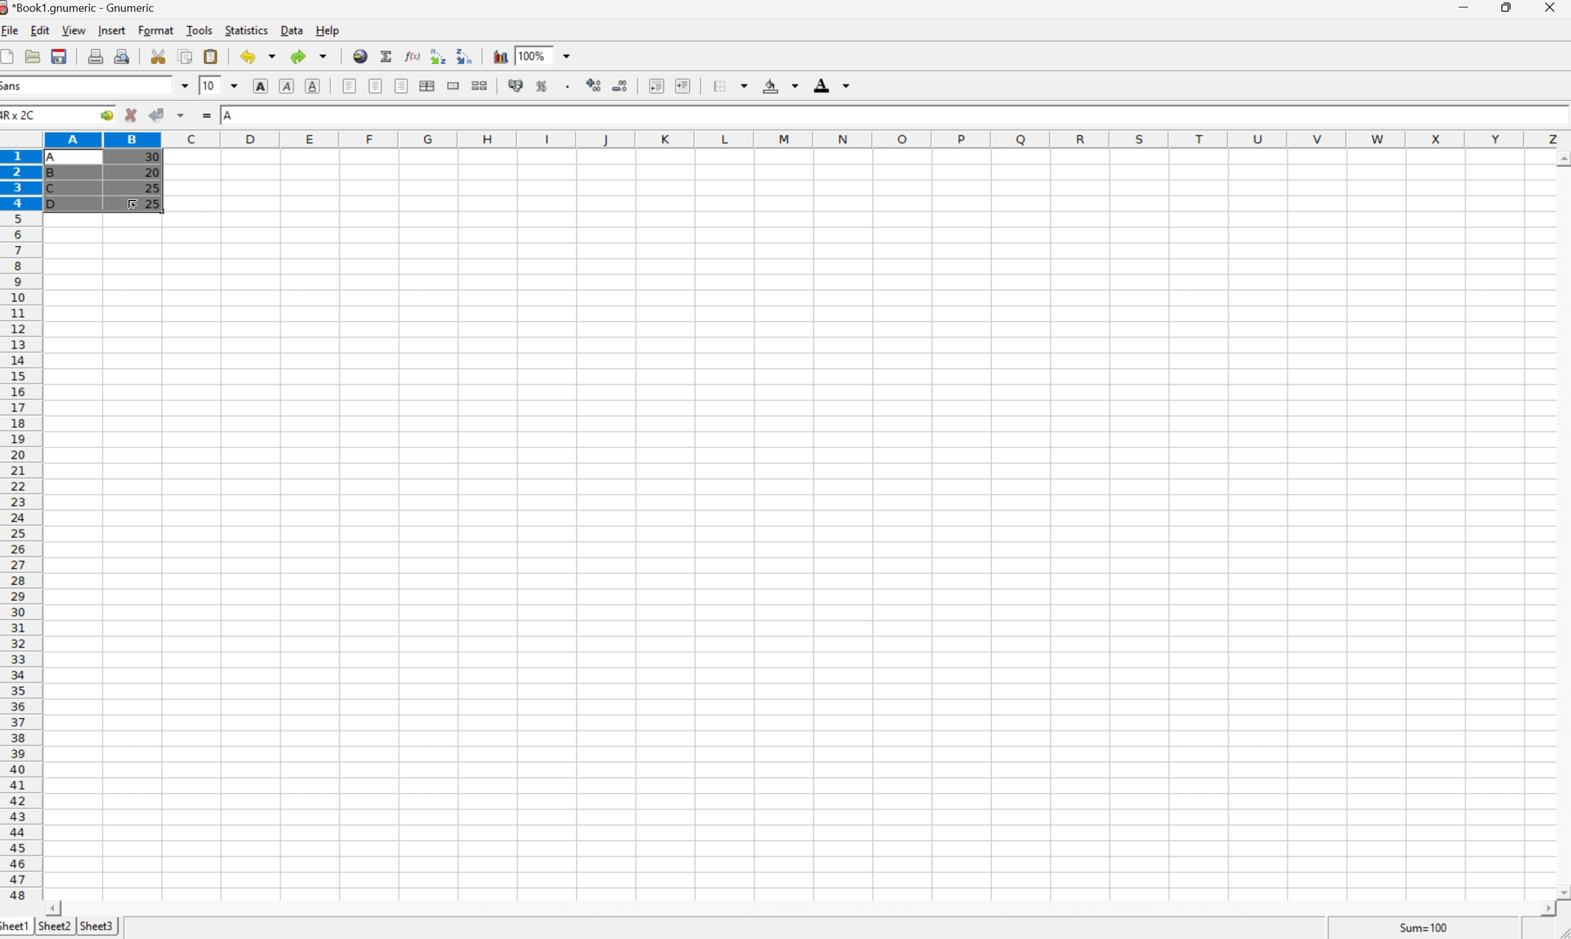 Image resolution: width=1571 pixels, height=939 pixels. What do you see at coordinates (806, 138) in the screenshot?
I see `Column names` at bounding box center [806, 138].